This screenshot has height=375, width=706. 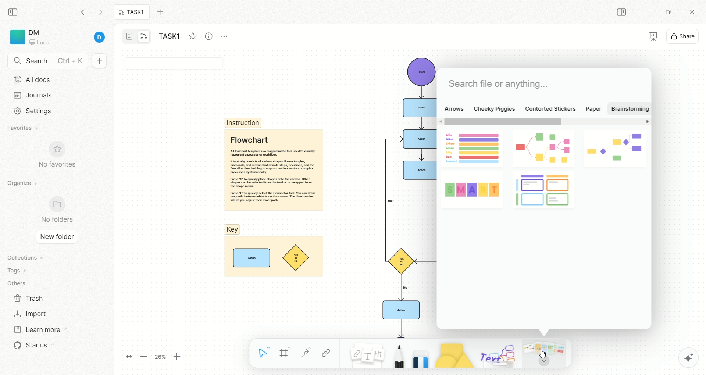 What do you see at coordinates (32, 79) in the screenshot?
I see `all docs` at bounding box center [32, 79].